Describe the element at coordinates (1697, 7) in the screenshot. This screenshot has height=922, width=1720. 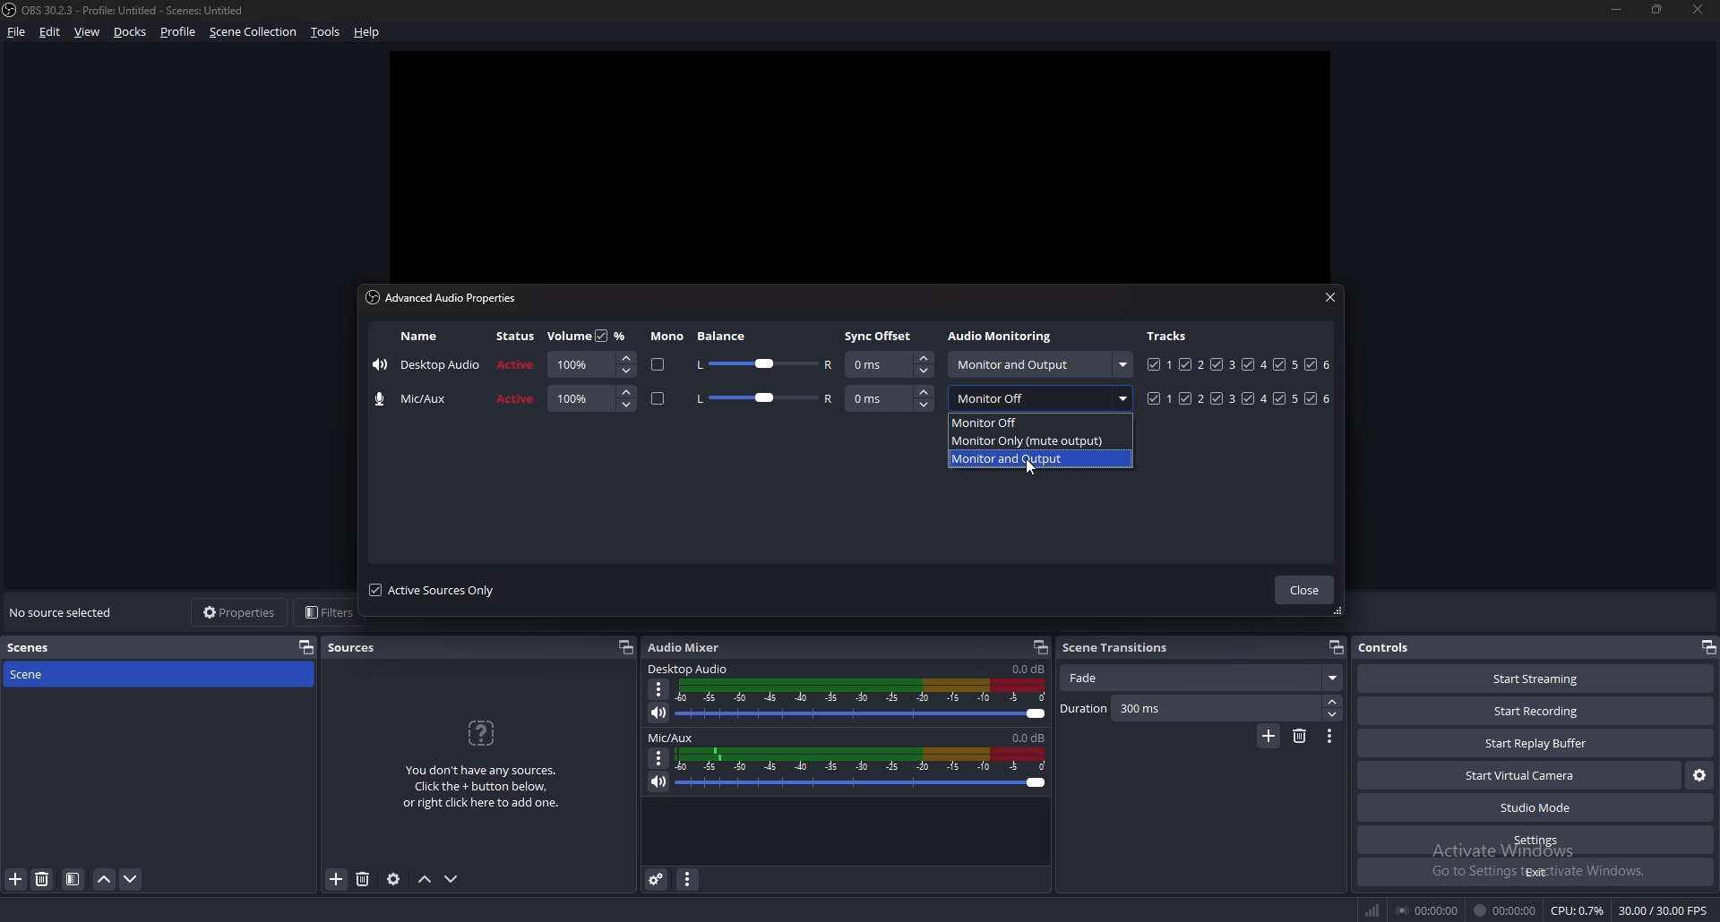
I see `close` at that location.